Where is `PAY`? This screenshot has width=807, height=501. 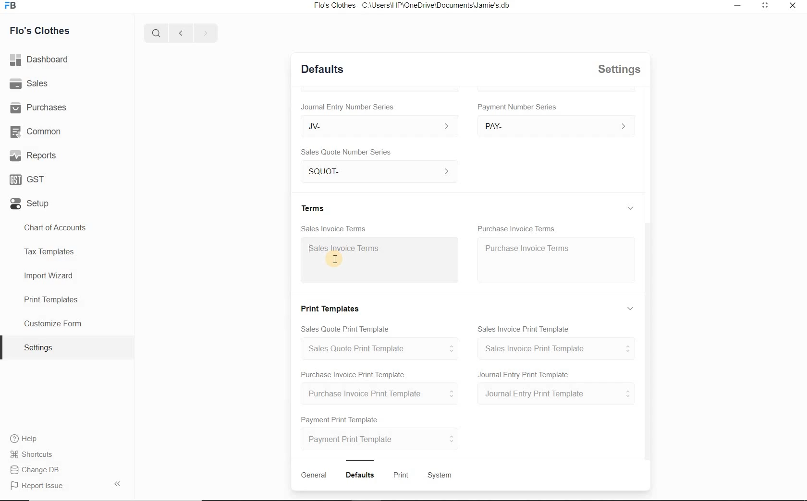
PAY is located at coordinates (556, 126).